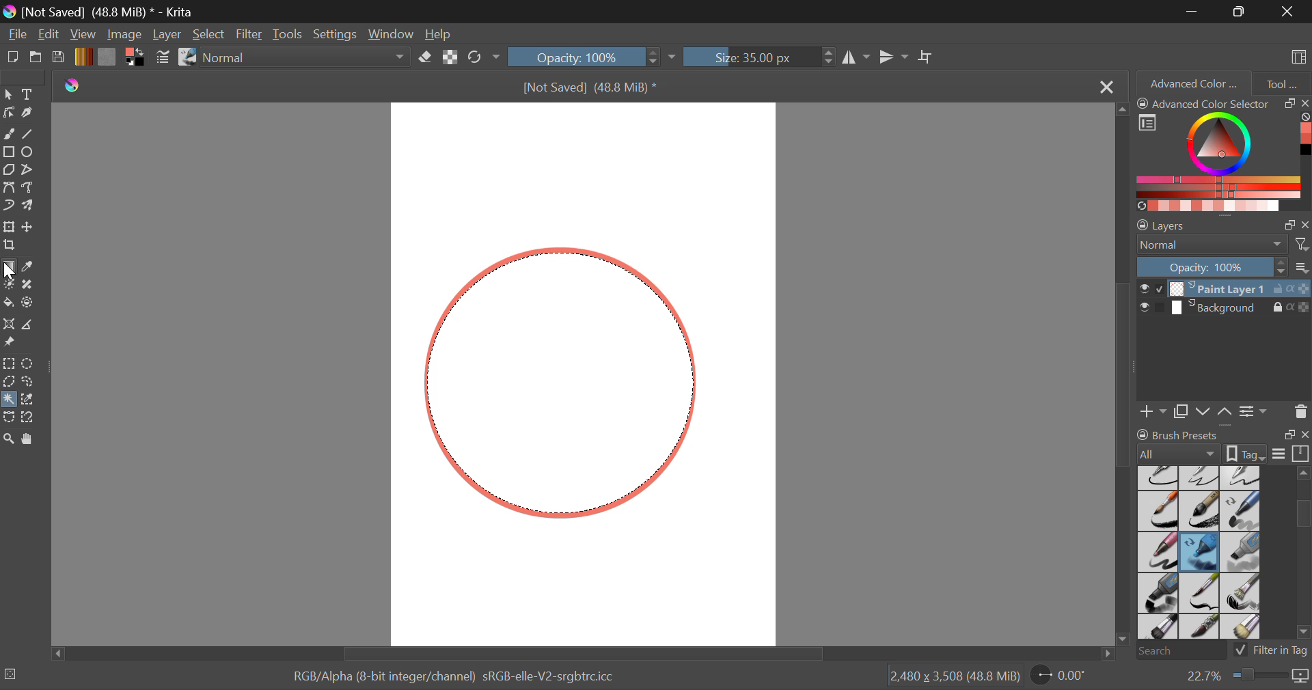 The height and width of the screenshot is (690, 1312). What do you see at coordinates (1066, 676) in the screenshot?
I see `Sheet Rotation` at bounding box center [1066, 676].